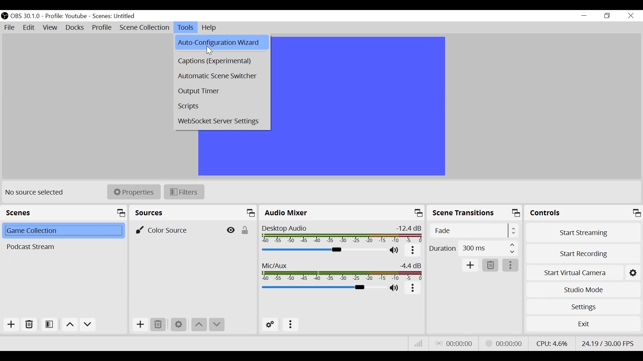  Describe the element at coordinates (220, 108) in the screenshot. I see `Scripts` at that location.